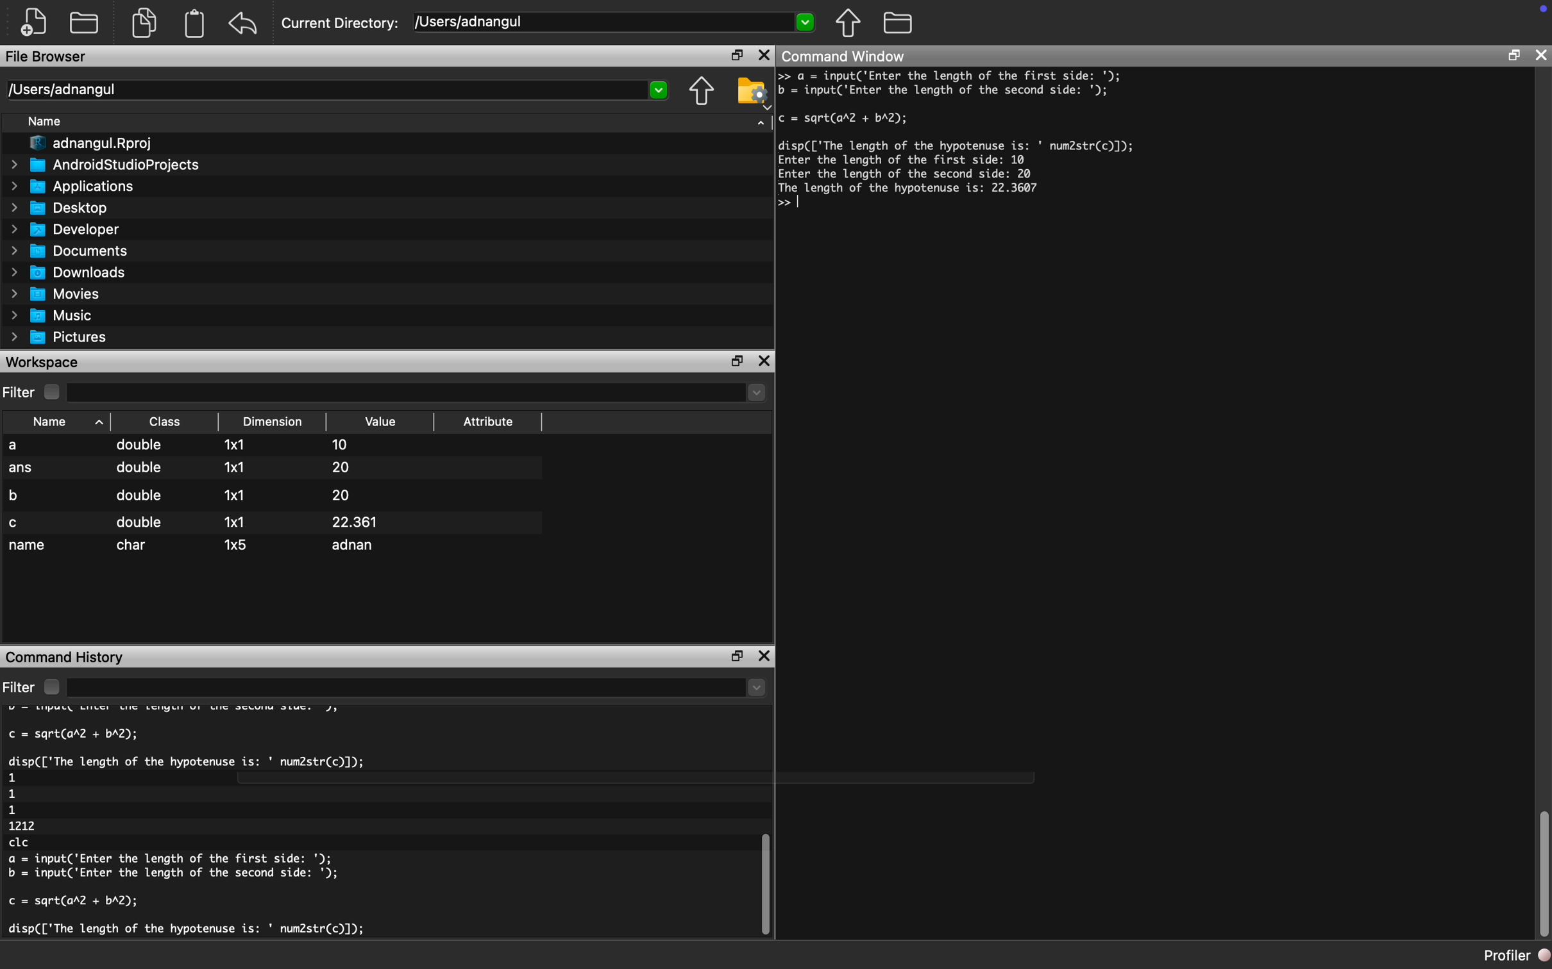  Describe the element at coordinates (419, 393) in the screenshot. I see `dropdown` at that location.